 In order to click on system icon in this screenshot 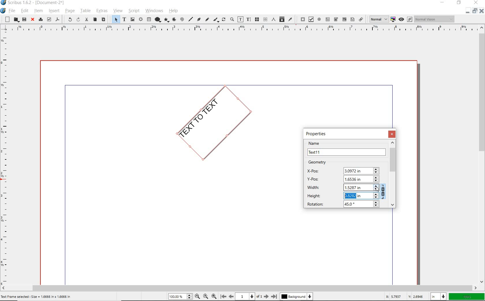, I will do `click(3, 11)`.